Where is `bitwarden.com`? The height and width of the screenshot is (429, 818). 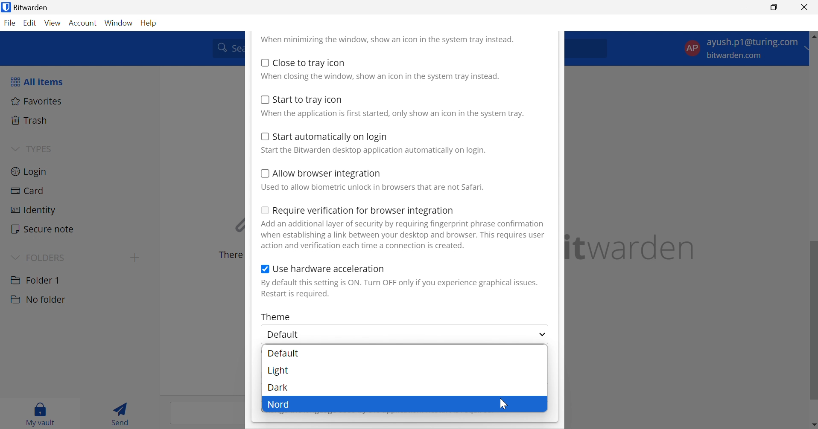
bitwarden.com is located at coordinates (736, 56).